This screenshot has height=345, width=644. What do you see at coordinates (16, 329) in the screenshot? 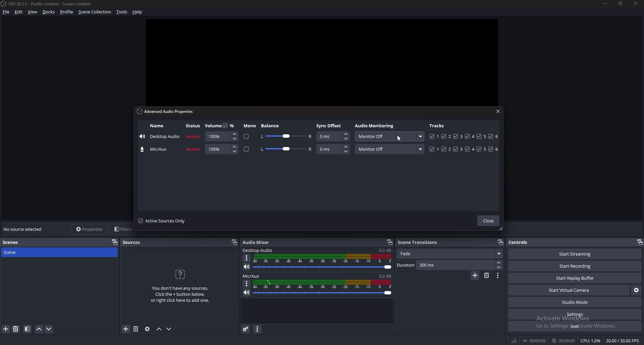
I see `remove filter` at bounding box center [16, 329].